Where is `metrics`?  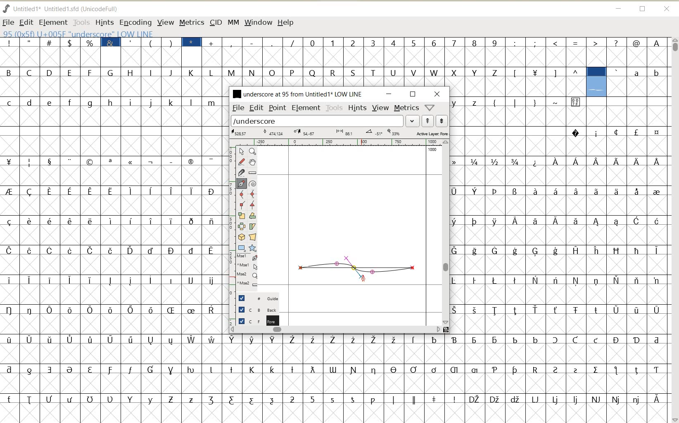 metrics is located at coordinates (406, 107).